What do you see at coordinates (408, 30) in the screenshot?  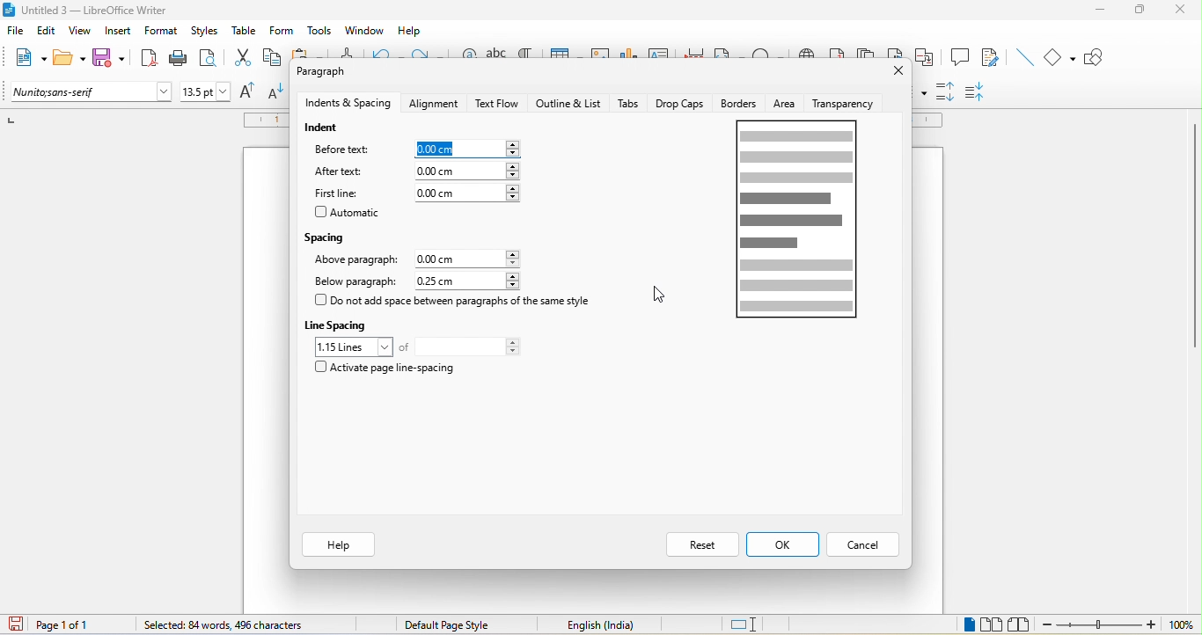 I see `help` at bounding box center [408, 30].